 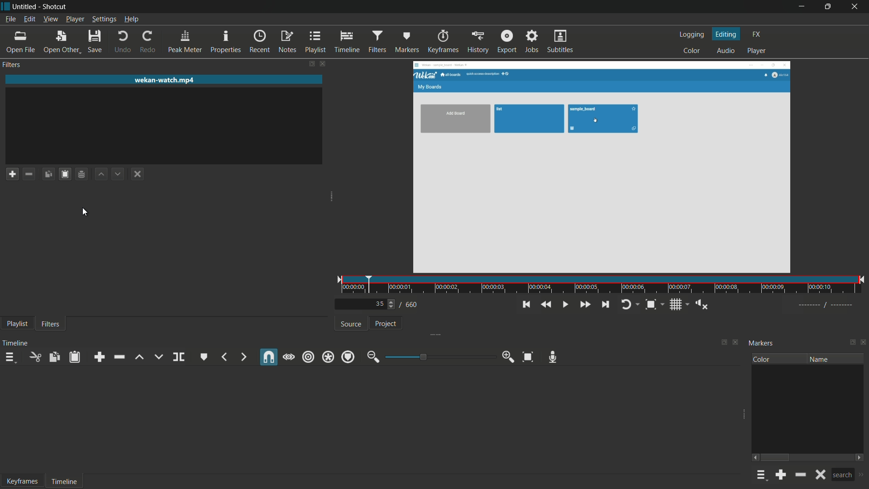 I want to click on deselect a filter, so click(x=137, y=174).